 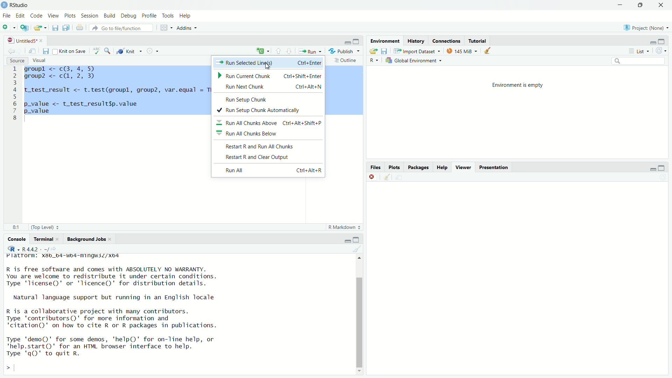 What do you see at coordinates (150, 15) in the screenshot?
I see `Profile` at bounding box center [150, 15].